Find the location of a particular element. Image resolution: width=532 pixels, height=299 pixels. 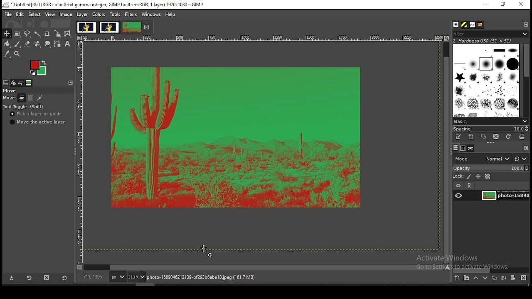

minimize is located at coordinates (485, 5).